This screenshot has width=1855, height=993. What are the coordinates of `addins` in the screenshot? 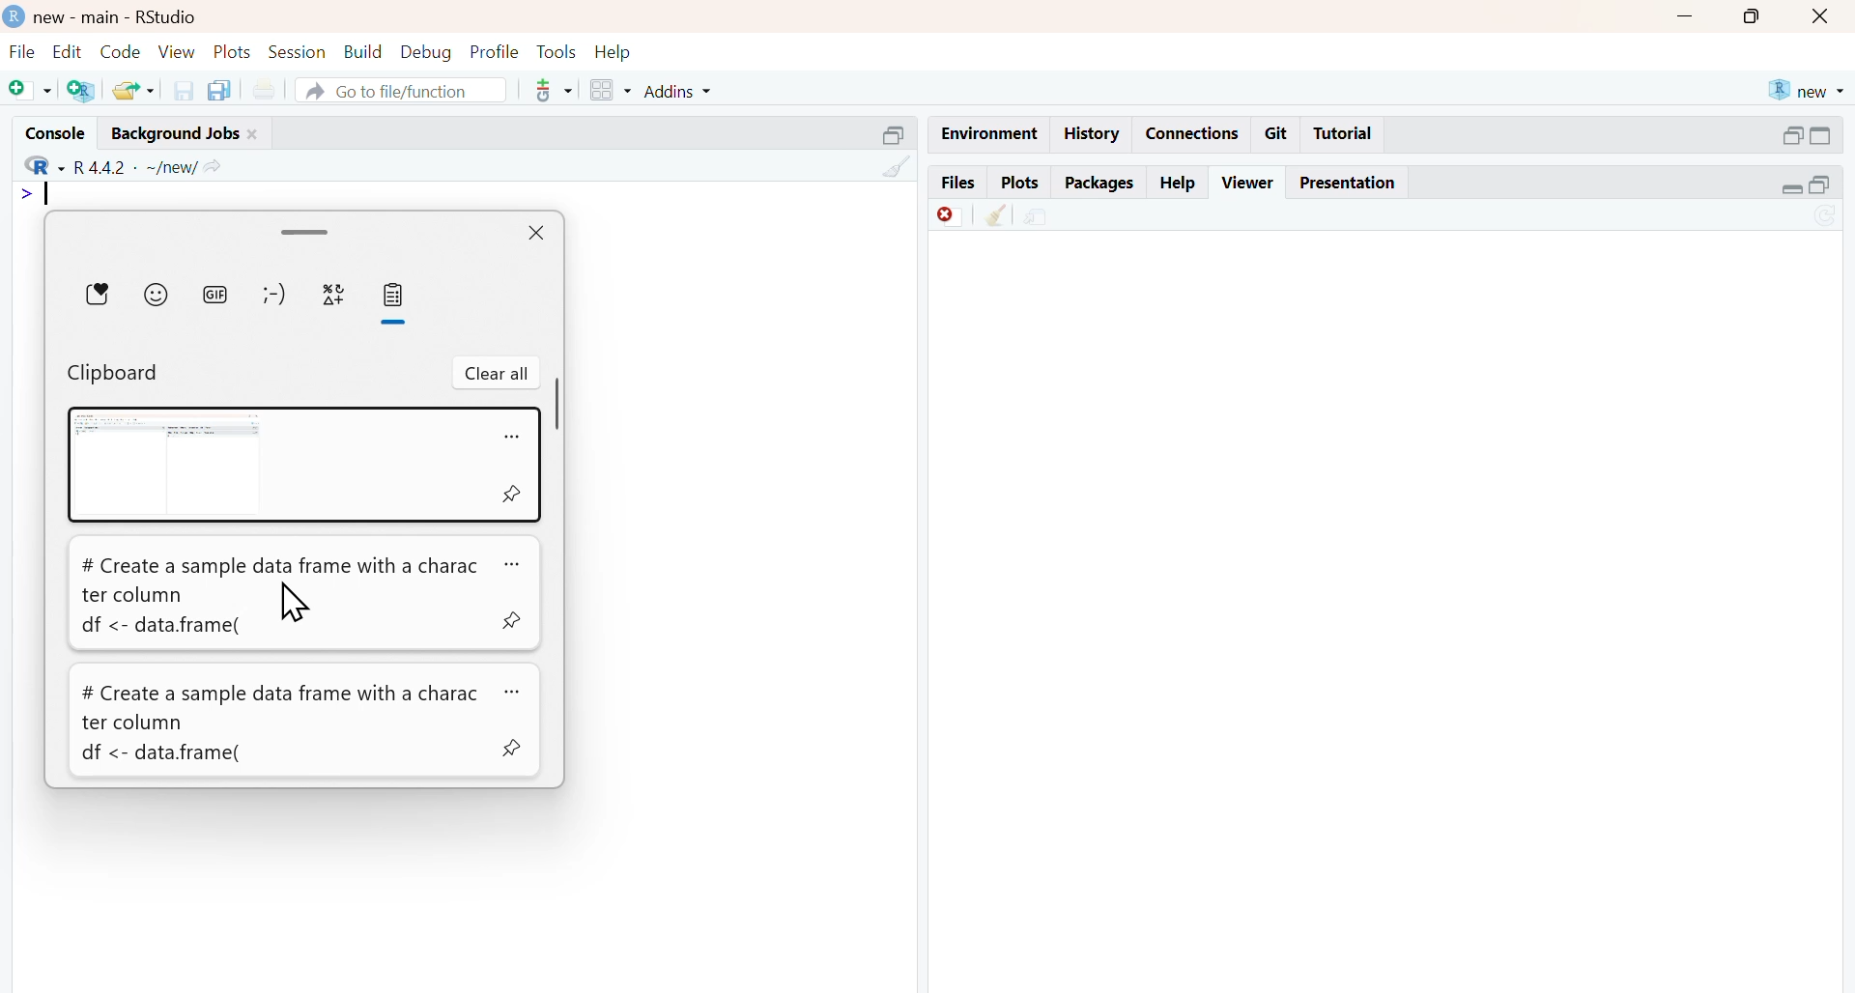 It's located at (678, 92).